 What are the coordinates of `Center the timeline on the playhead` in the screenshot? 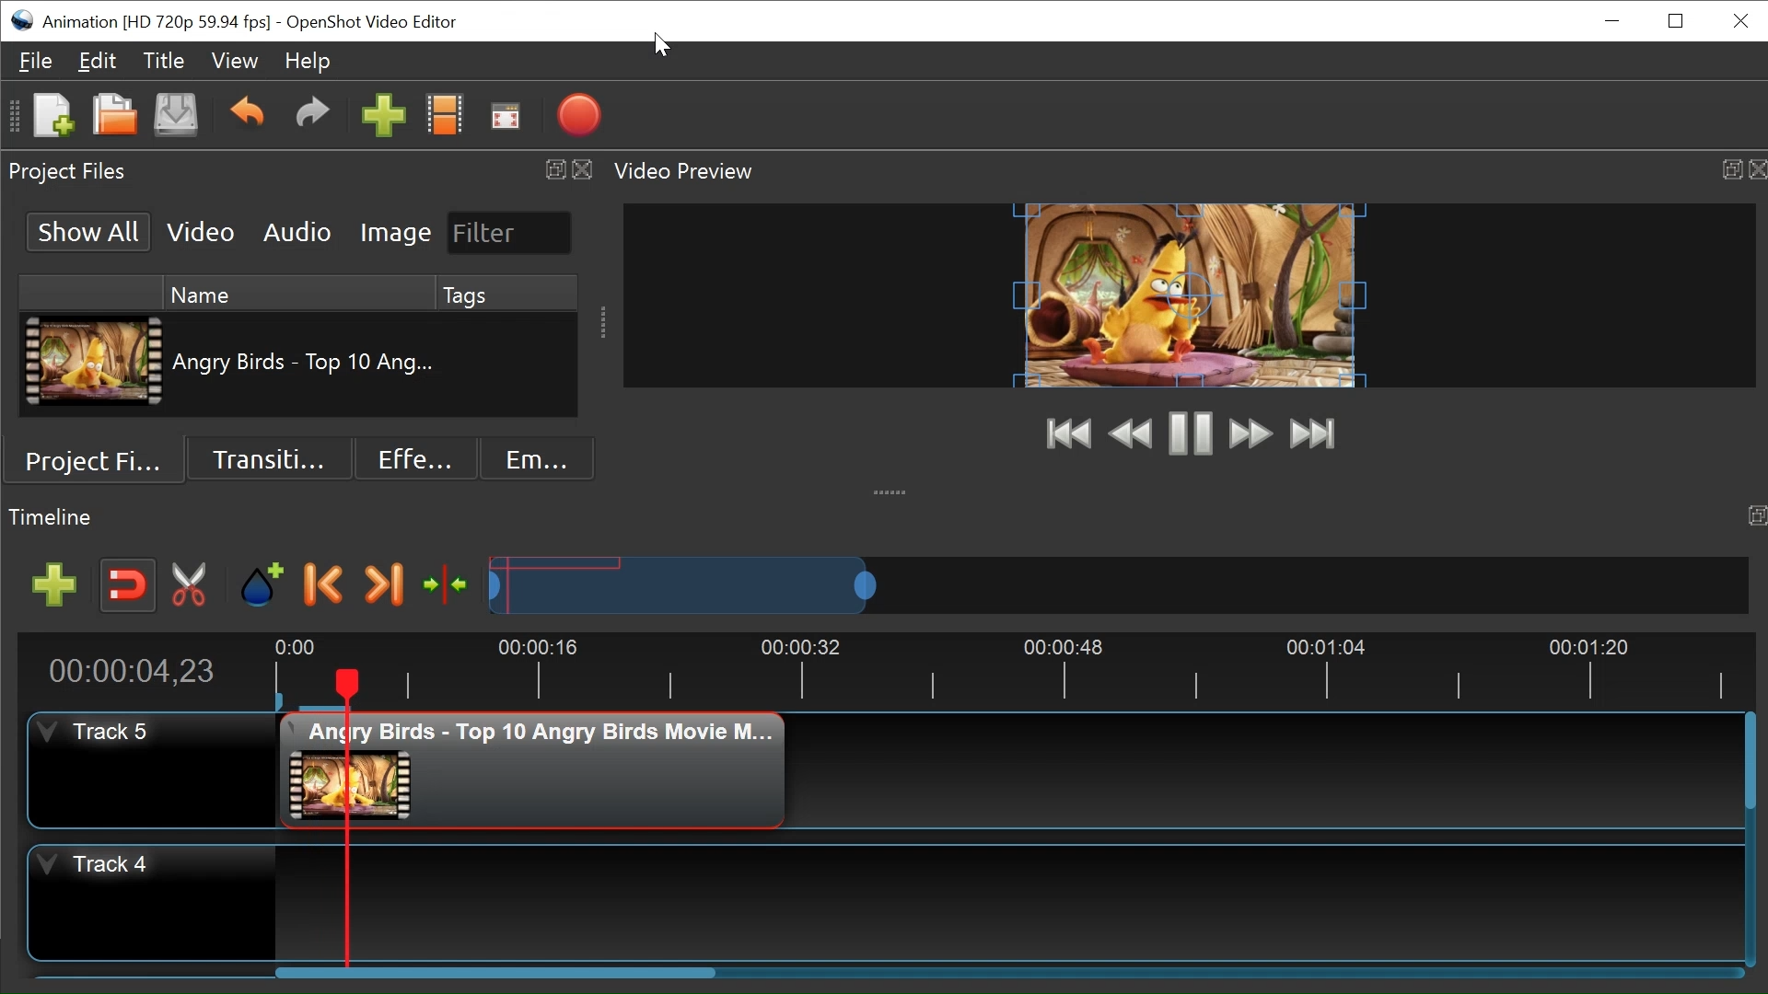 It's located at (449, 587).